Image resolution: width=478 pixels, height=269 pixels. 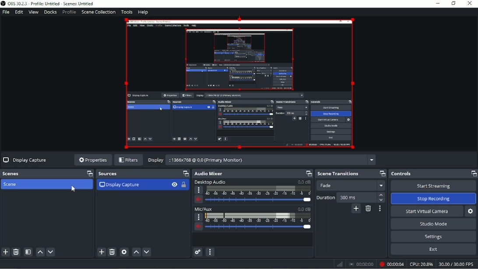 I want to click on Volume, so click(x=198, y=227).